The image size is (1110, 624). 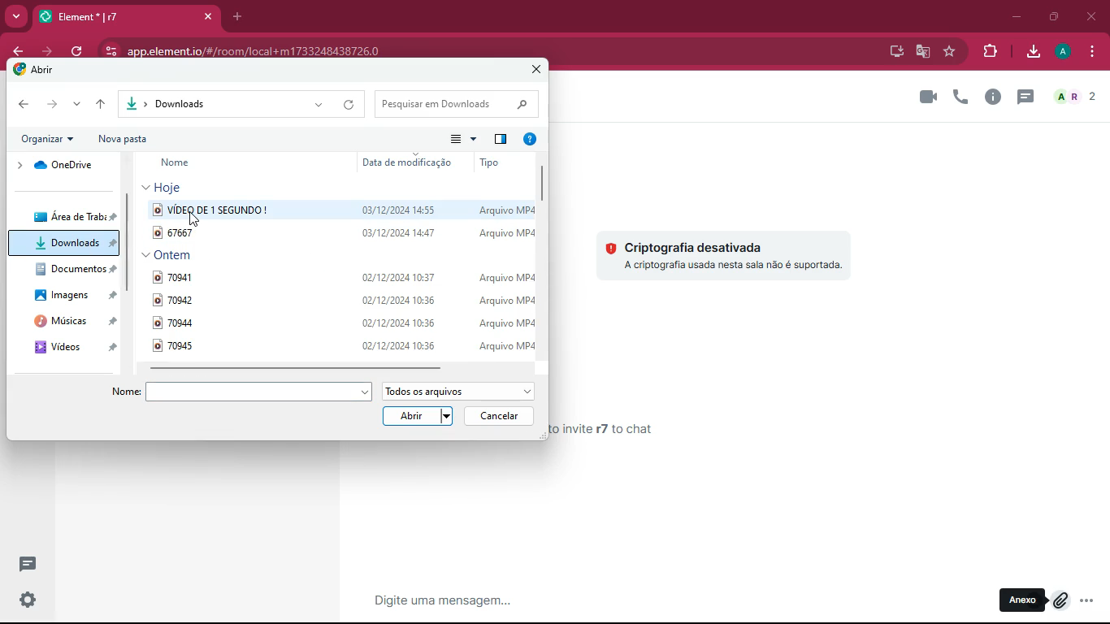 What do you see at coordinates (340, 324) in the screenshot?
I see `70944 02/12/2024 10:36 arquivo mp4` at bounding box center [340, 324].